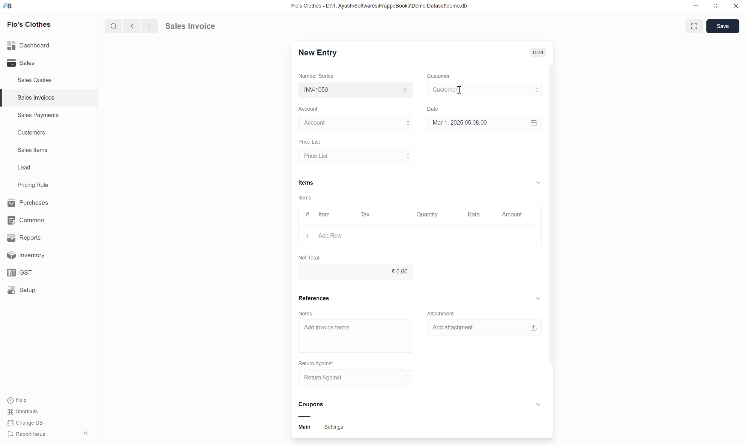 The width and height of the screenshot is (746, 445). I want to click on Items, so click(305, 199).